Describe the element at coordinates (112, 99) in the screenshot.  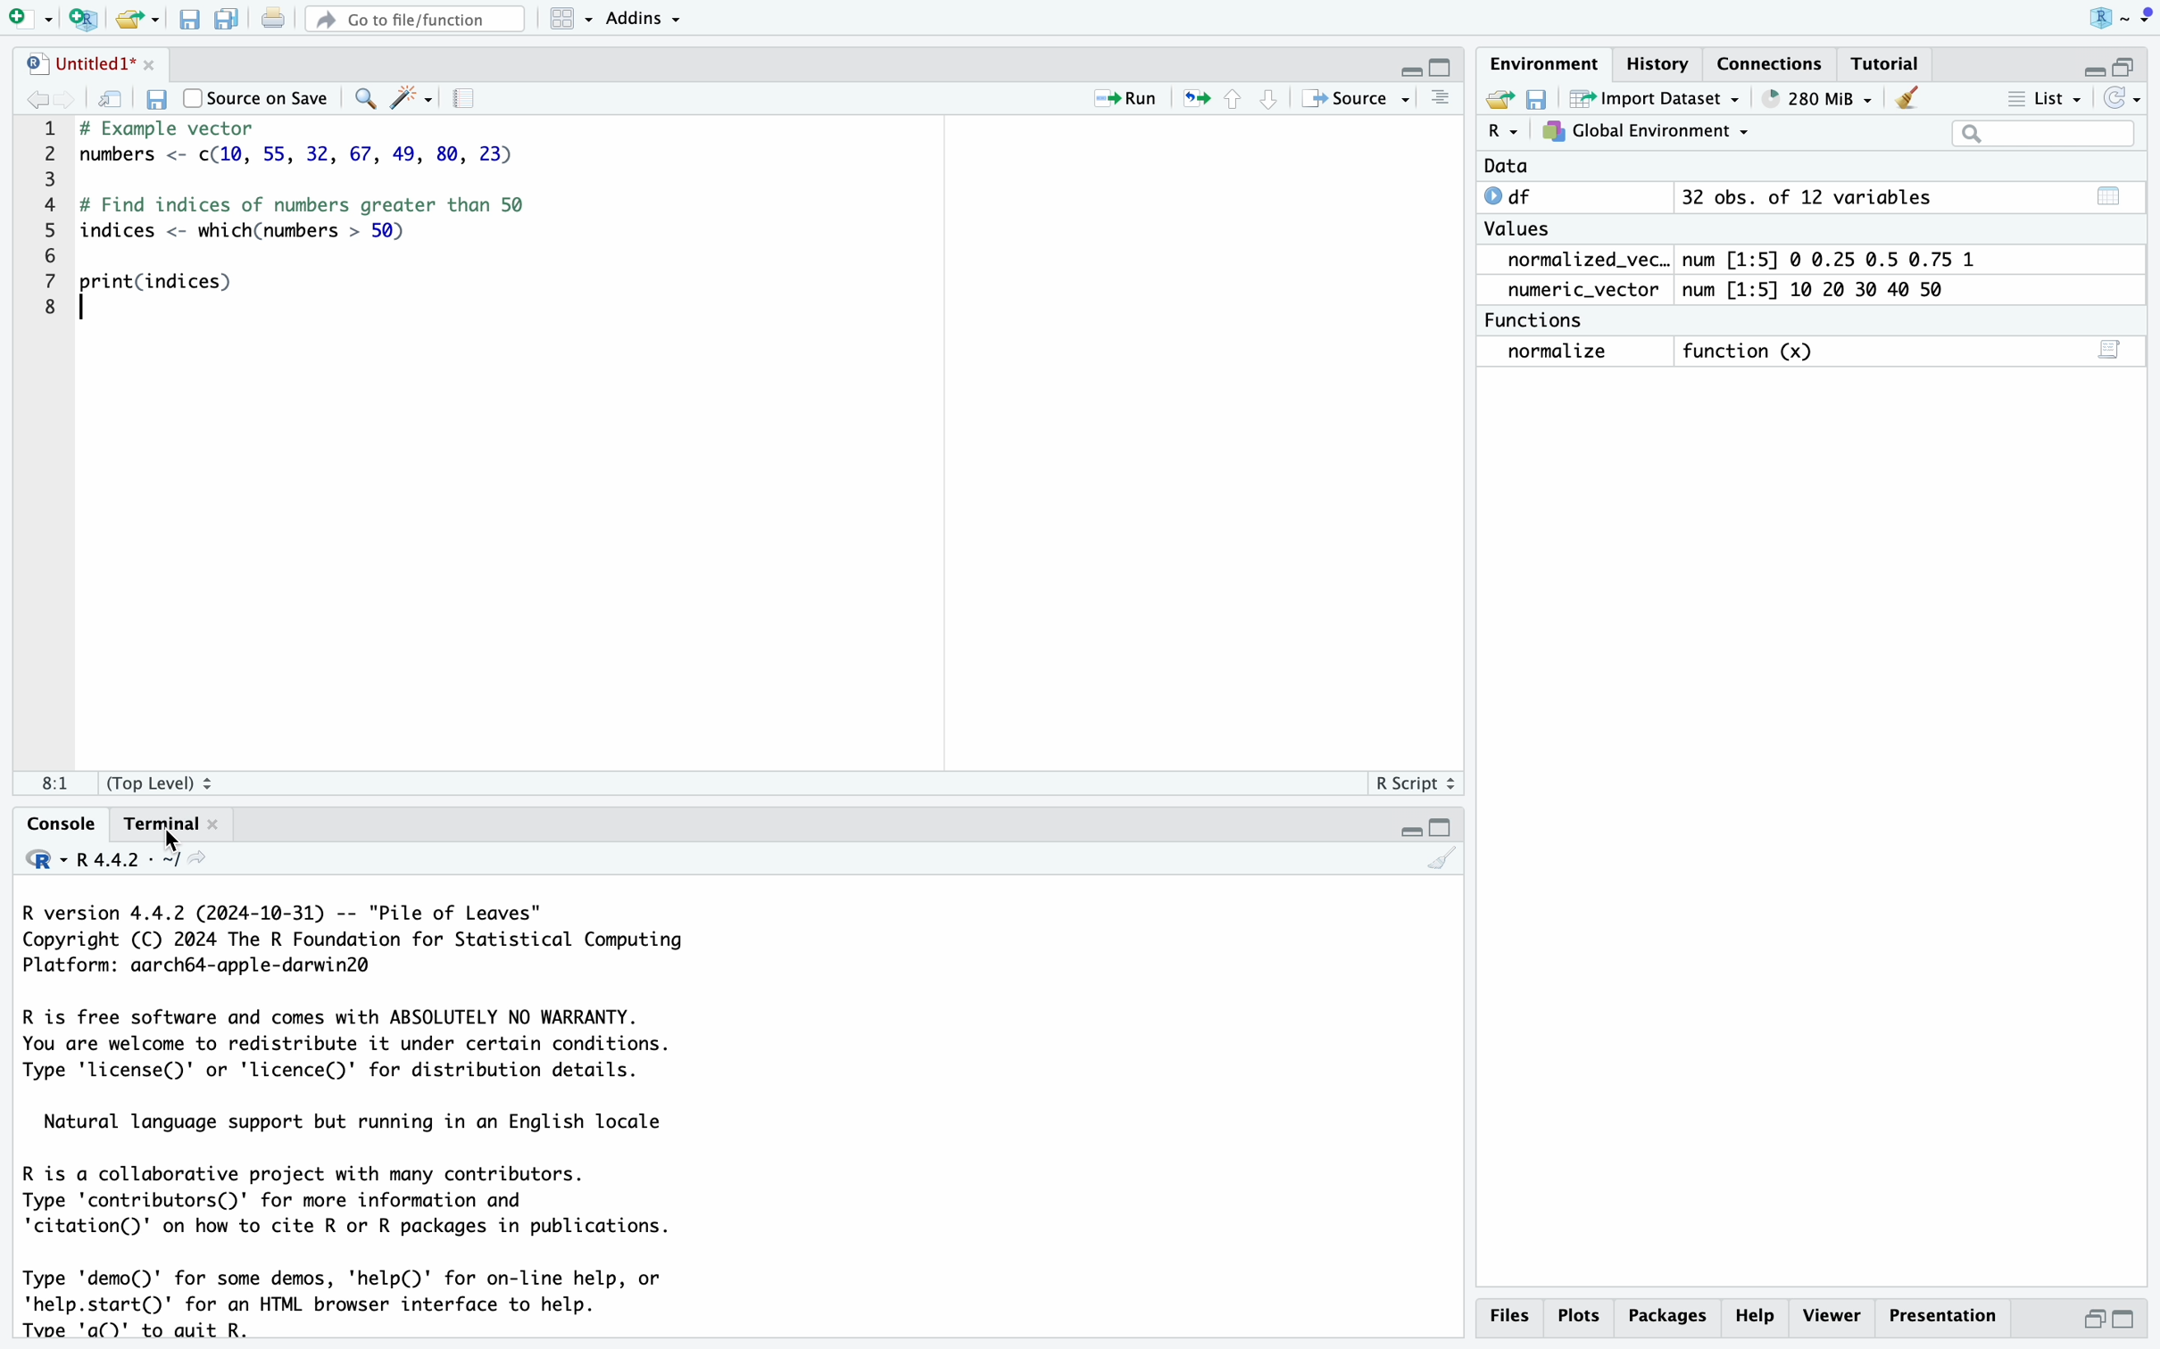
I see `save in new window` at that location.